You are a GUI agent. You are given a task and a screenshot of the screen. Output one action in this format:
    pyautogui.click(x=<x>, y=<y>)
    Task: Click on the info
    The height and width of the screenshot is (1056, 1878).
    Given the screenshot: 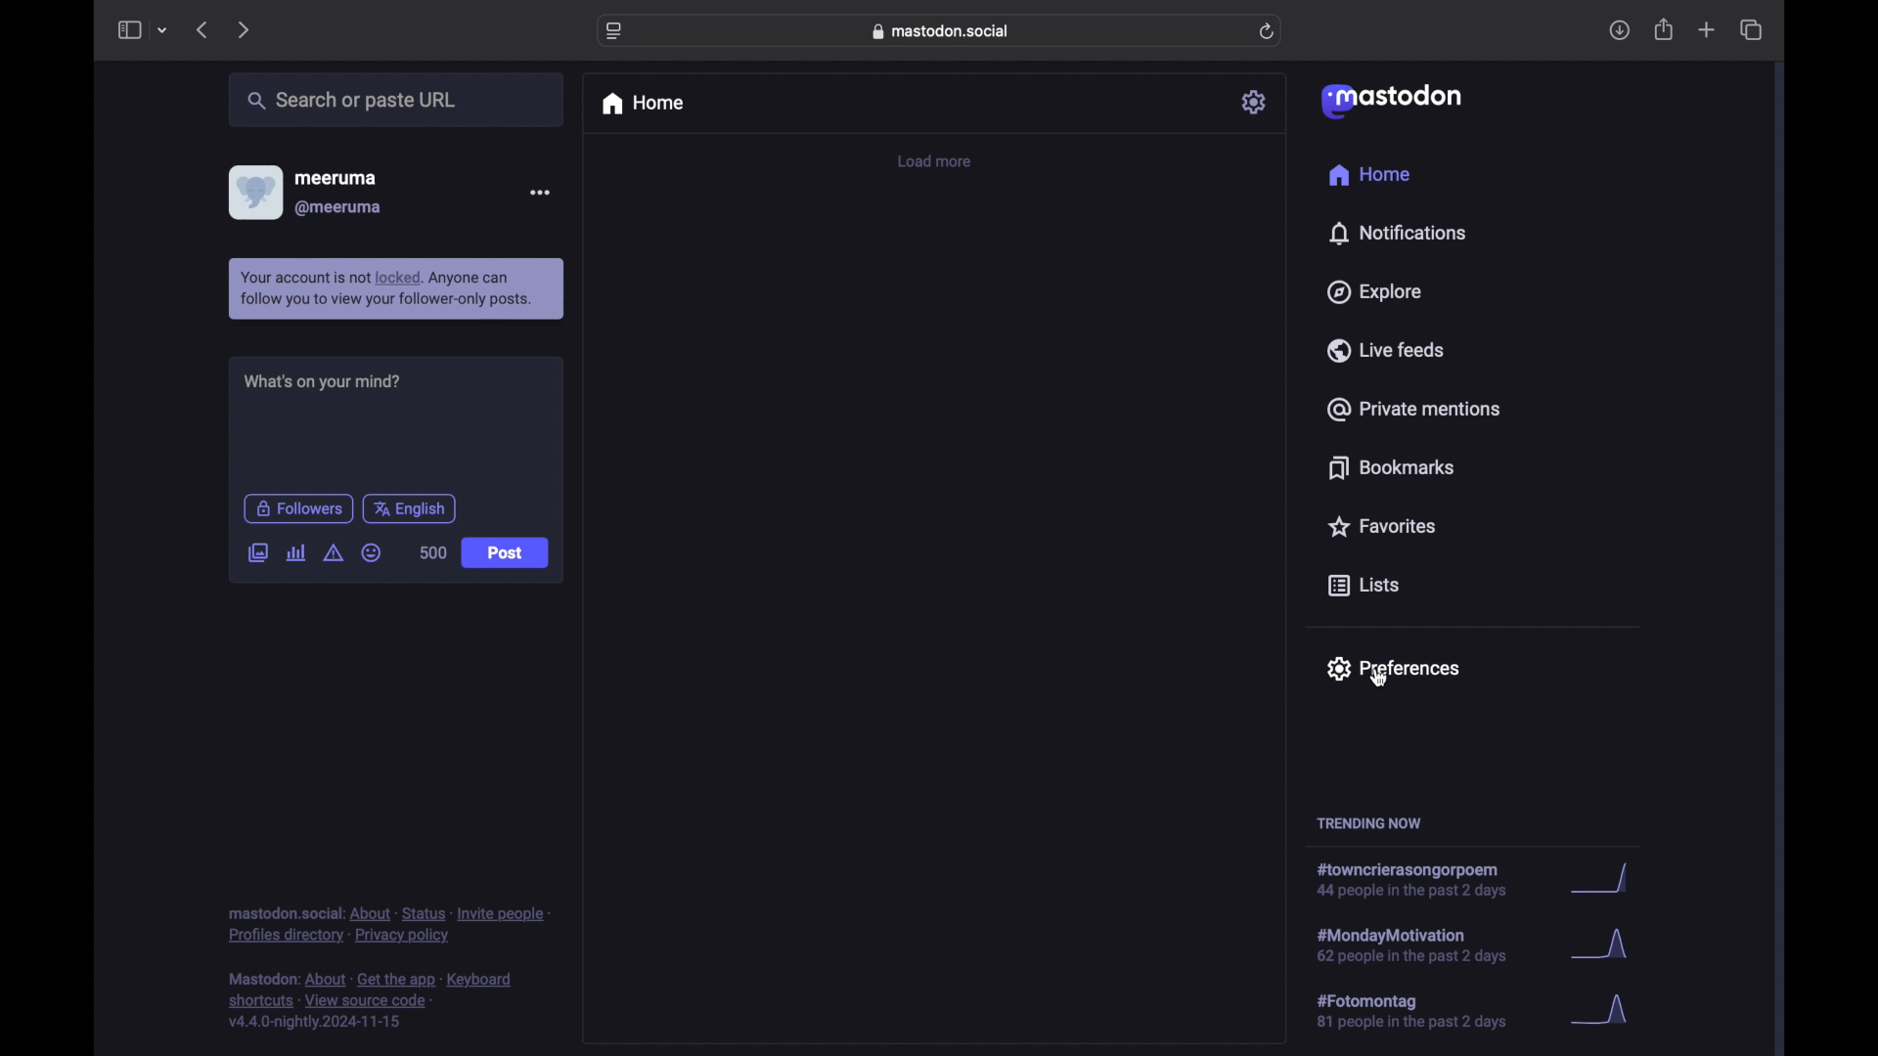 What is the action you would take?
    pyautogui.click(x=395, y=288)
    